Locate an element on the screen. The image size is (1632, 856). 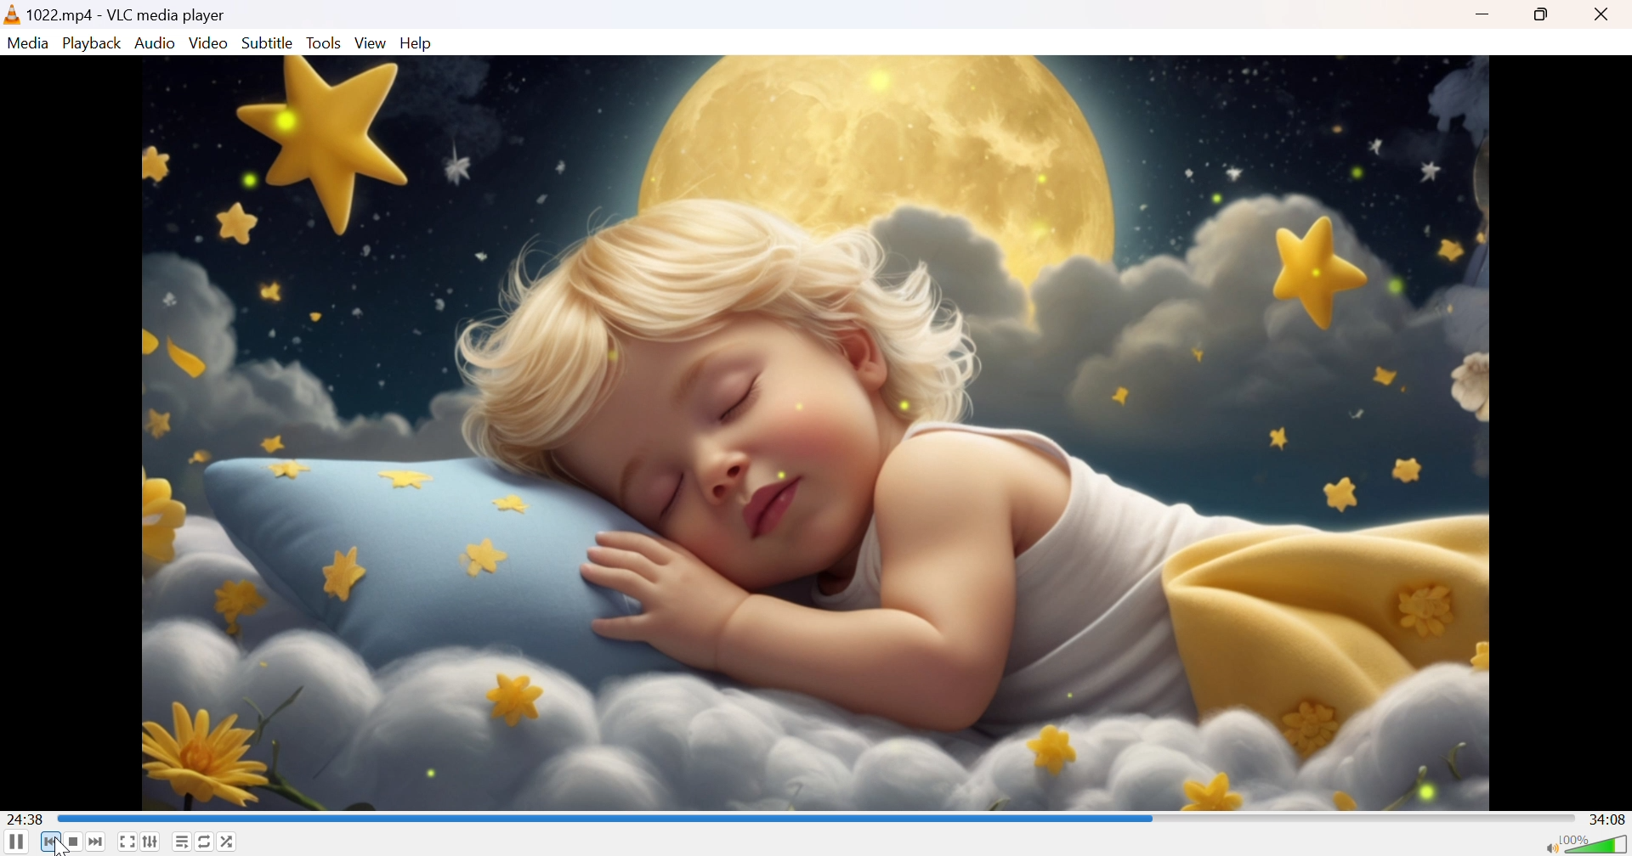
Tools is located at coordinates (326, 42).